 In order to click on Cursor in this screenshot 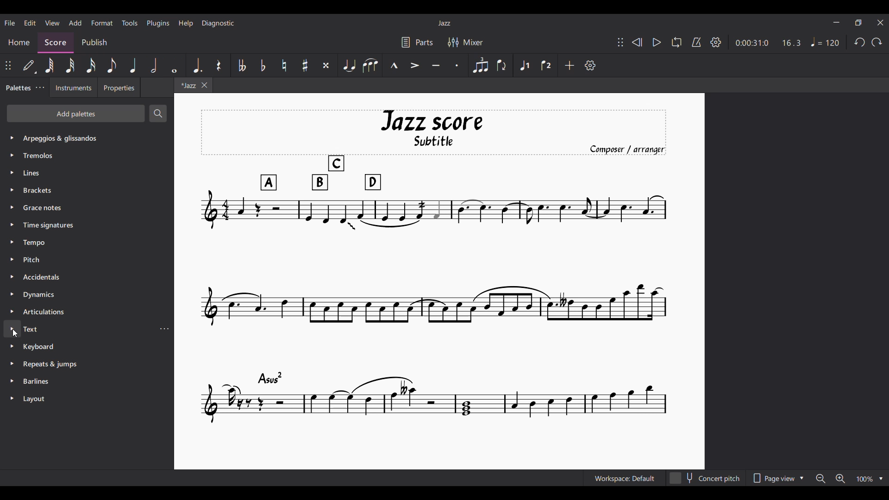, I will do `click(17, 335)`.